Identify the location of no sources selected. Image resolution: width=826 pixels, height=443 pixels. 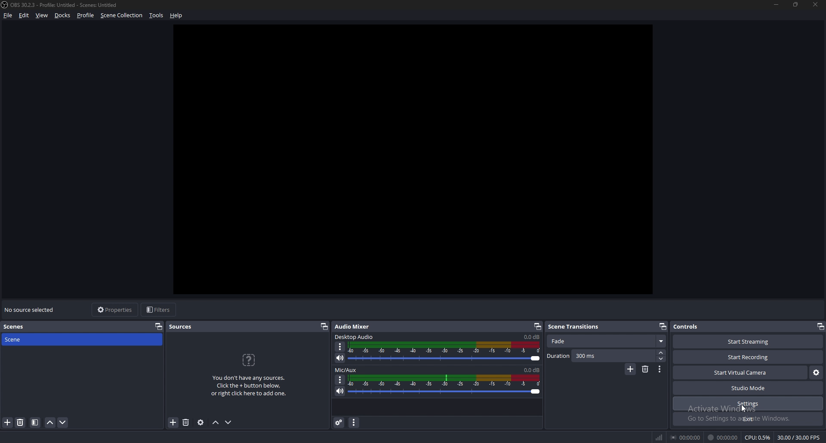
(31, 310).